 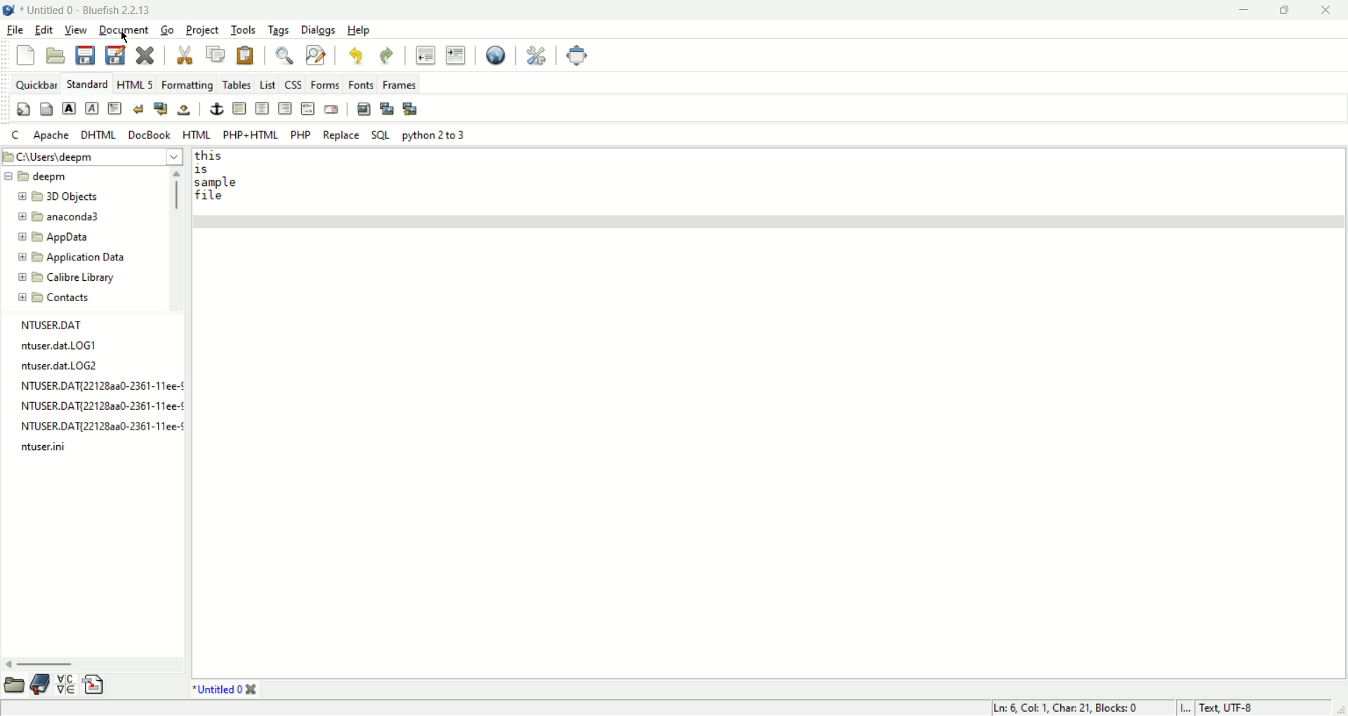 I want to click on application, so click(x=75, y=258).